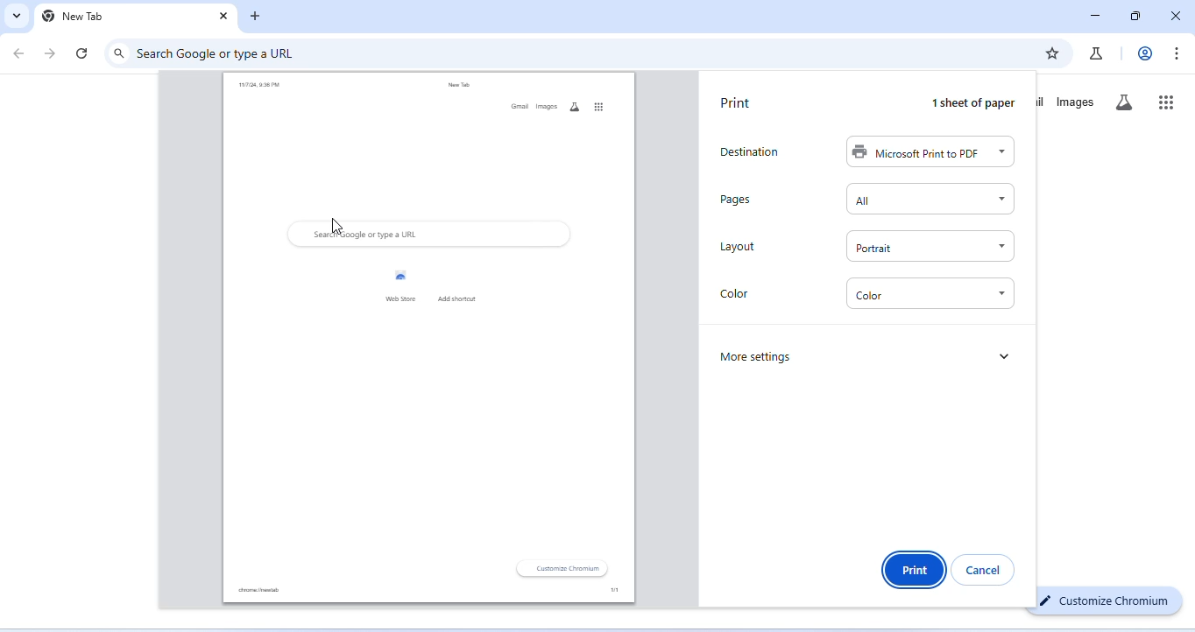  What do you see at coordinates (760, 357) in the screenshot?
I see `more settings` at bounding box center [760, 357].